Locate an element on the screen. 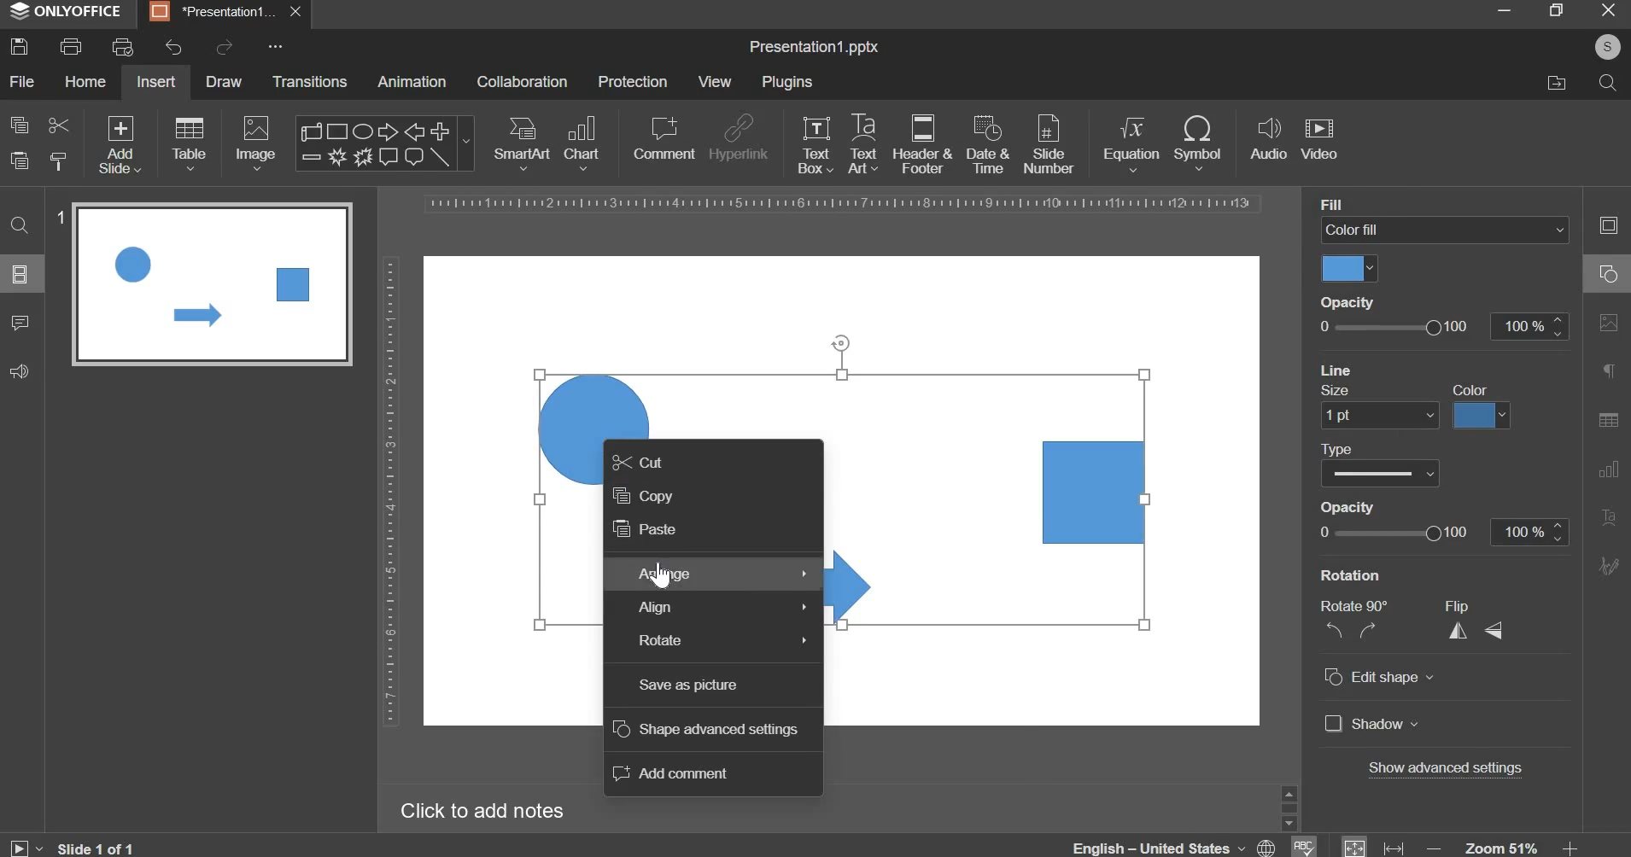 This screenshot has height=857, width=1631. cut is located at coordinates (57, 124).